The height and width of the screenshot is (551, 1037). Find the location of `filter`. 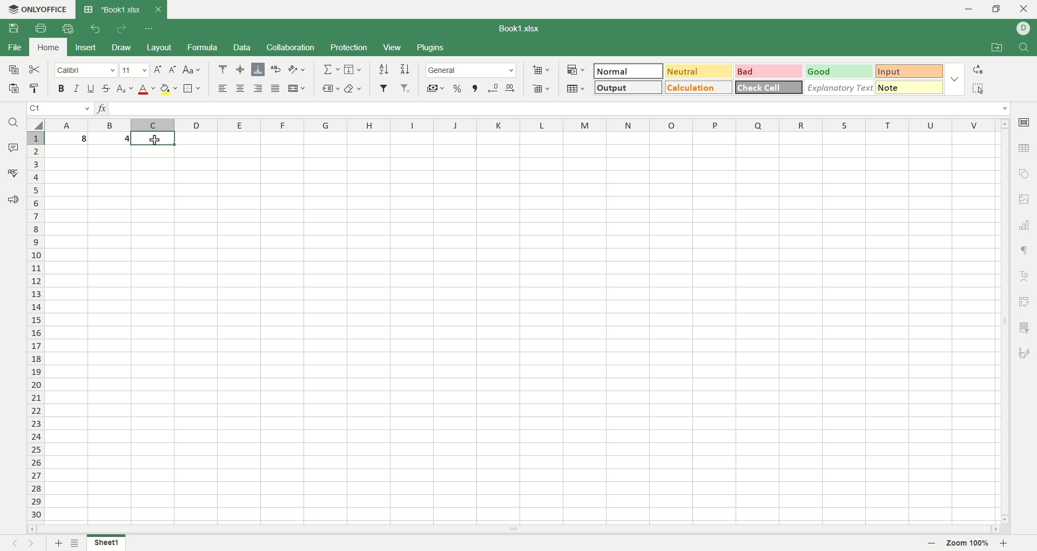

filter is located at coordinates (384, 88).